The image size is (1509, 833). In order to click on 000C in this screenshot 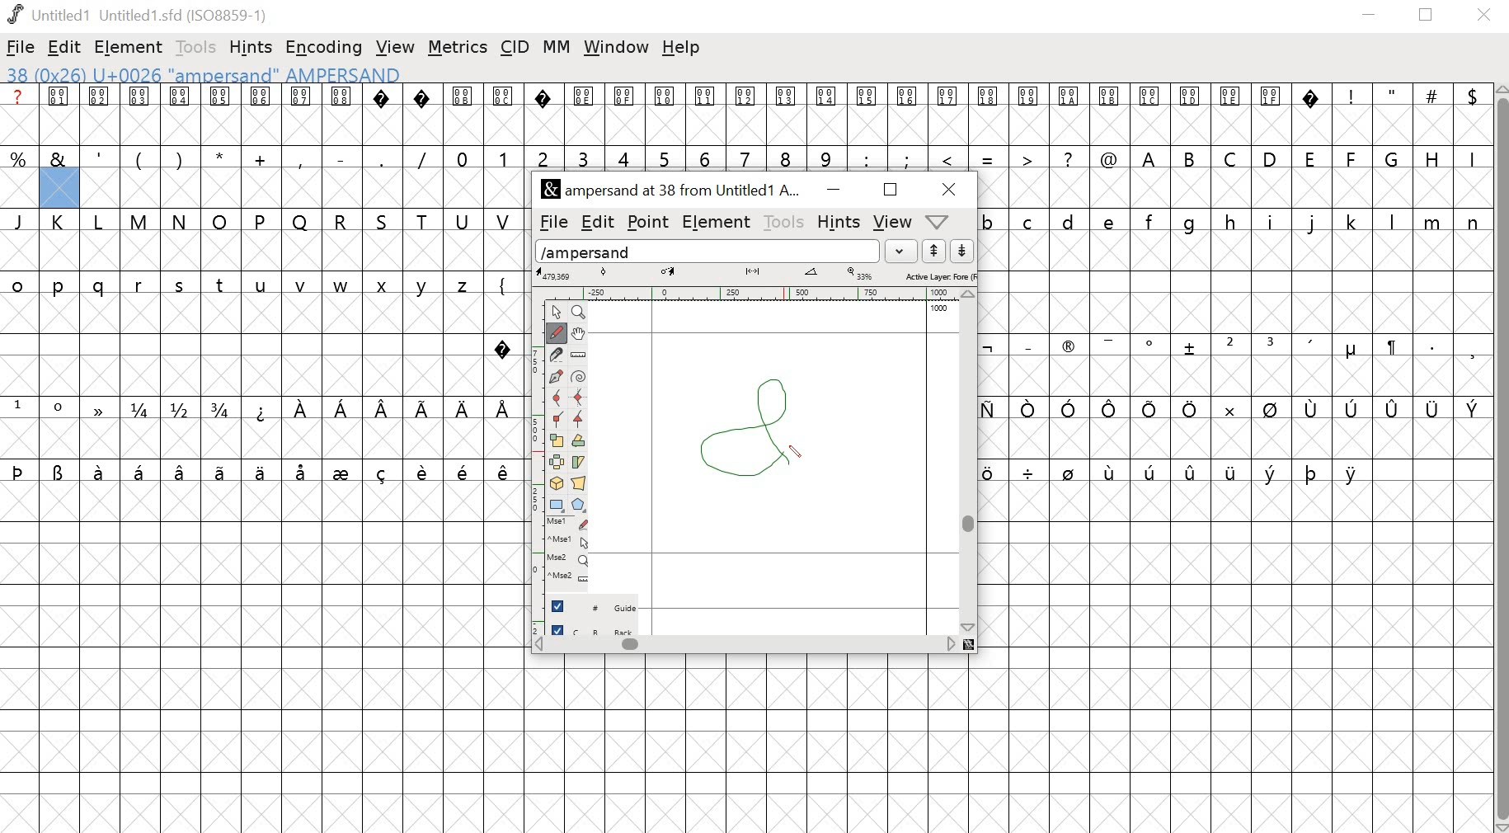, I will do `click(504, 113)`.